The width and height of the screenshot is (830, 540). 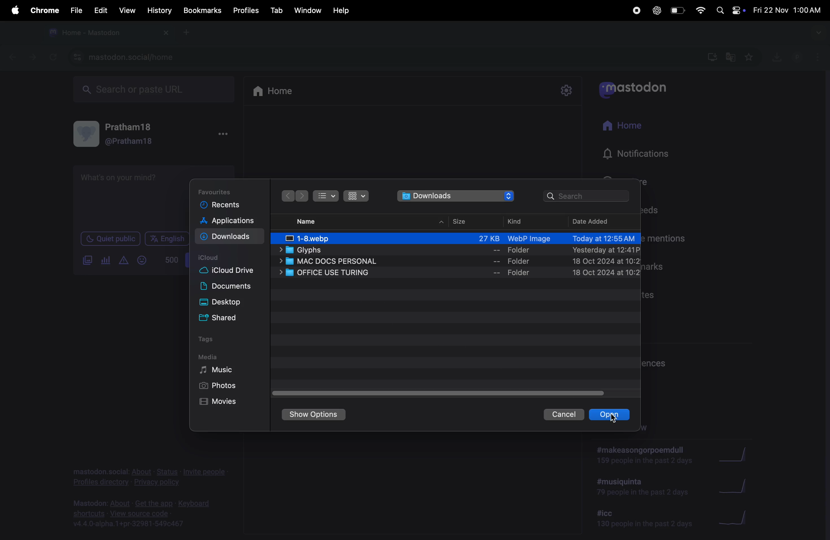 What do you see at coordinates (711, 58) in the screenshot?
I see `downloads` at bounding box center [711, 58].